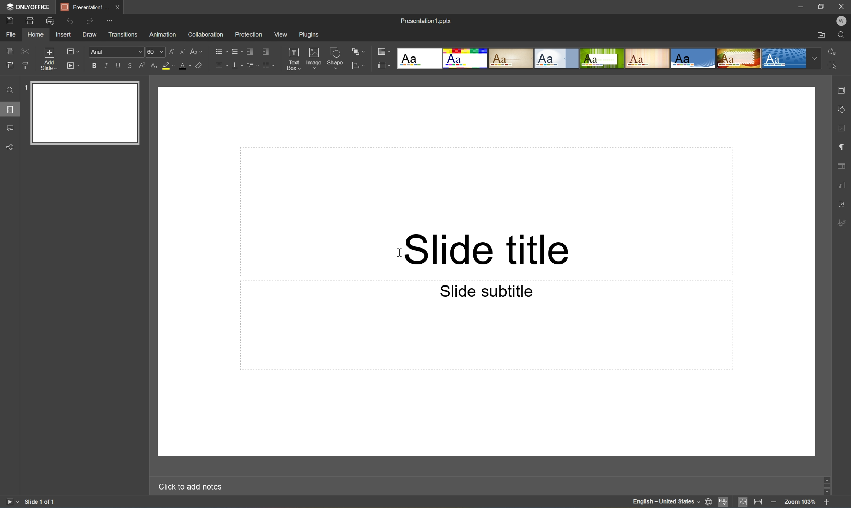 Image resolution: width=851 pixels, height=508 pixels. Describe the element at coordinates (49, 22) in the screenshot. I see `Quick print` at that location.